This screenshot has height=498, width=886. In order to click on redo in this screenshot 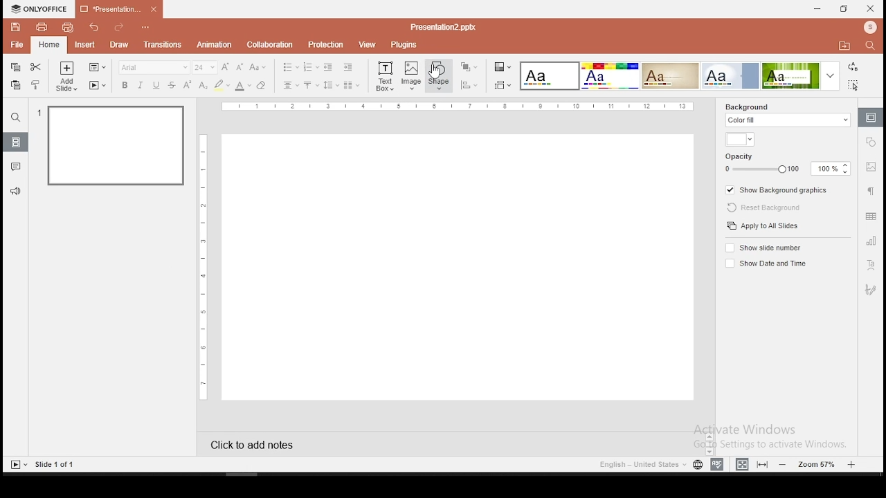, I will do `click(118, 28)`.